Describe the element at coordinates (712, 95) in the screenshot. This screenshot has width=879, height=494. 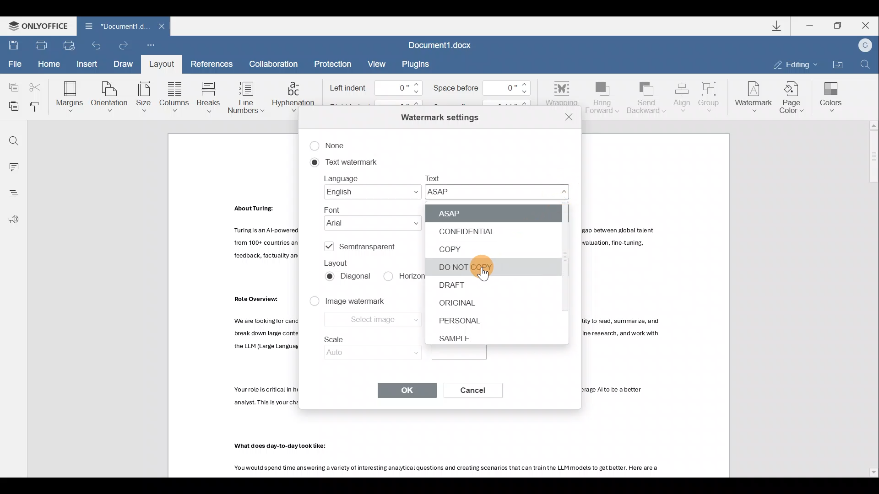
I see `Group` at that location.